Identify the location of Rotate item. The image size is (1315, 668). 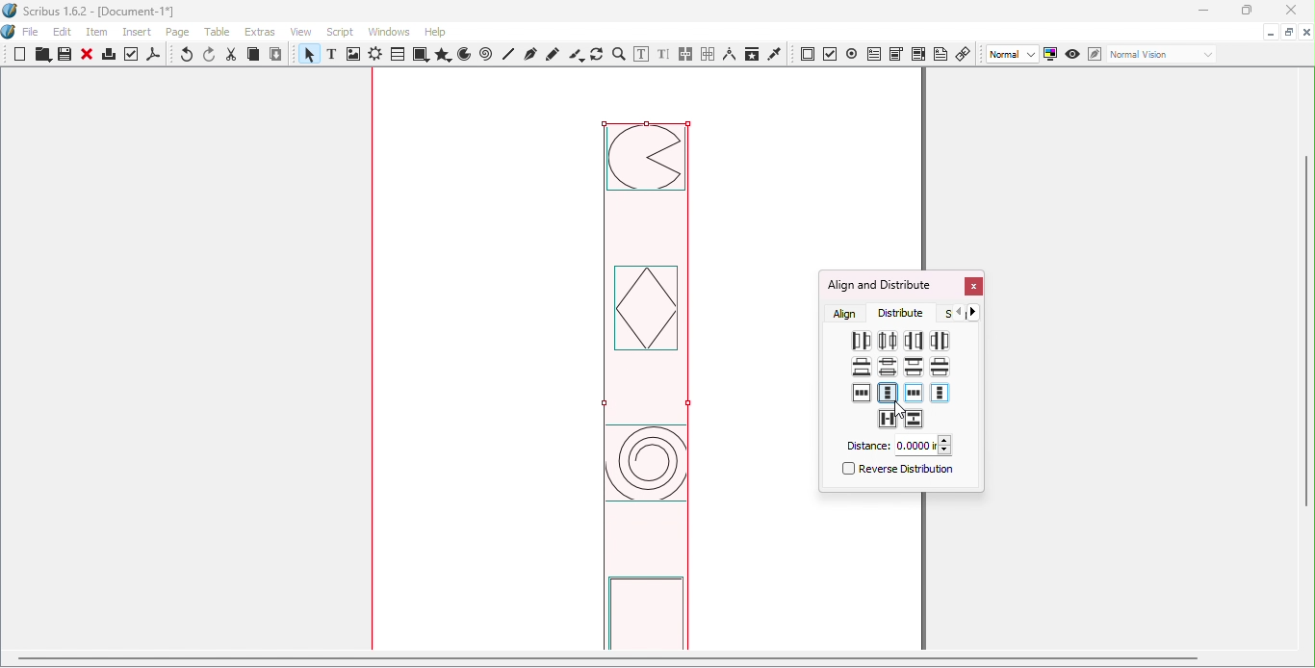
(597, 54).